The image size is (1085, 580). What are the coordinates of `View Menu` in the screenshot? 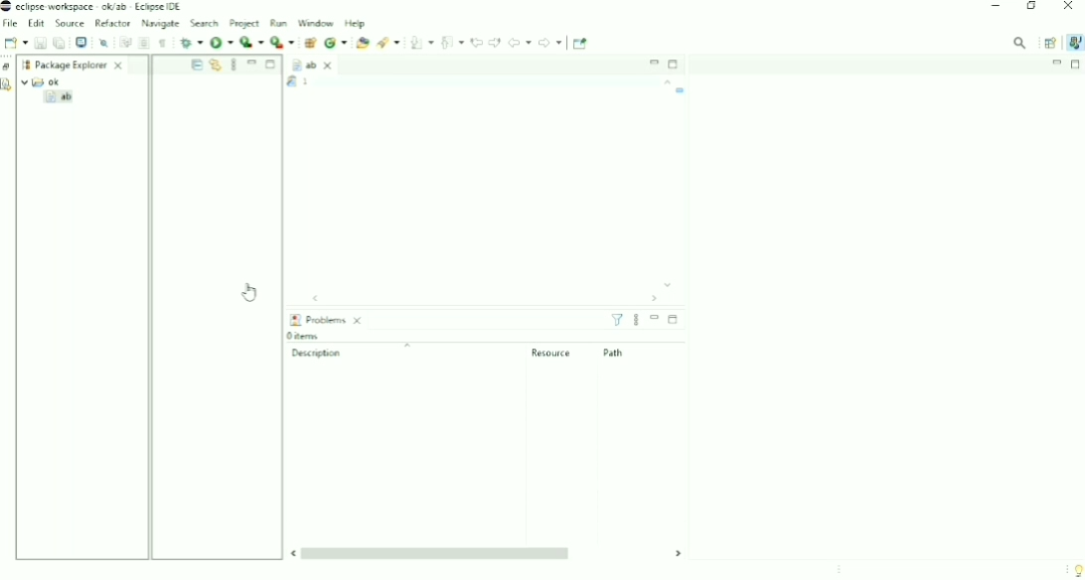 It's located at (233, 65).